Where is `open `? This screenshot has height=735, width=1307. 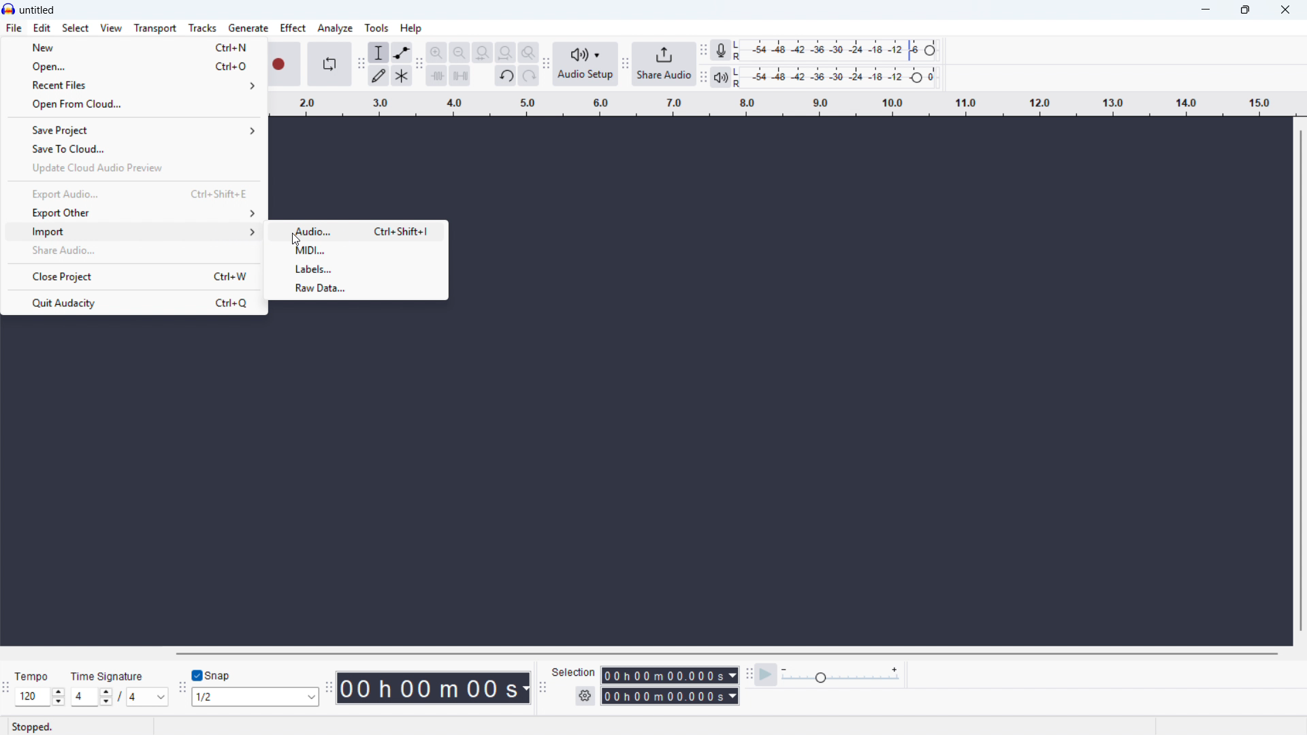
open  is located at coordinates (136, 66).